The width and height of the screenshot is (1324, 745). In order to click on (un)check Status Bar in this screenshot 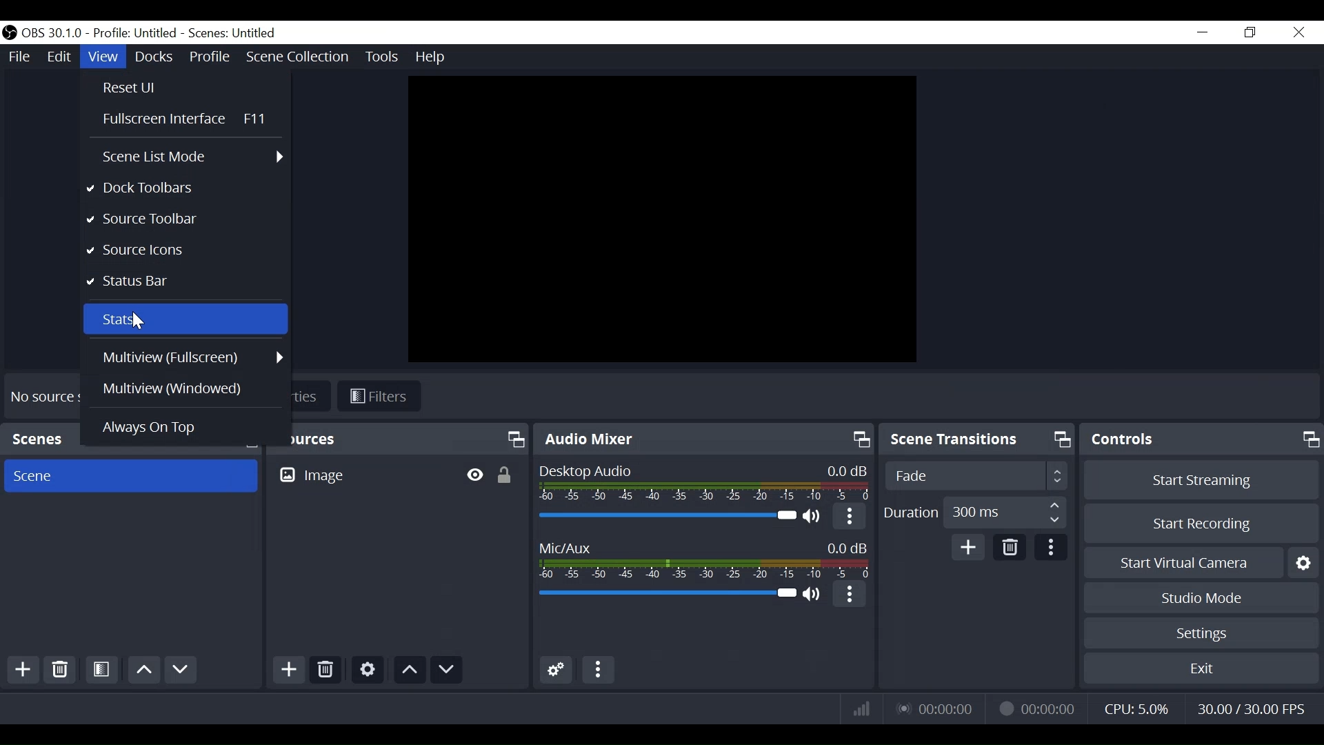, I will do `click(183, 281)`.